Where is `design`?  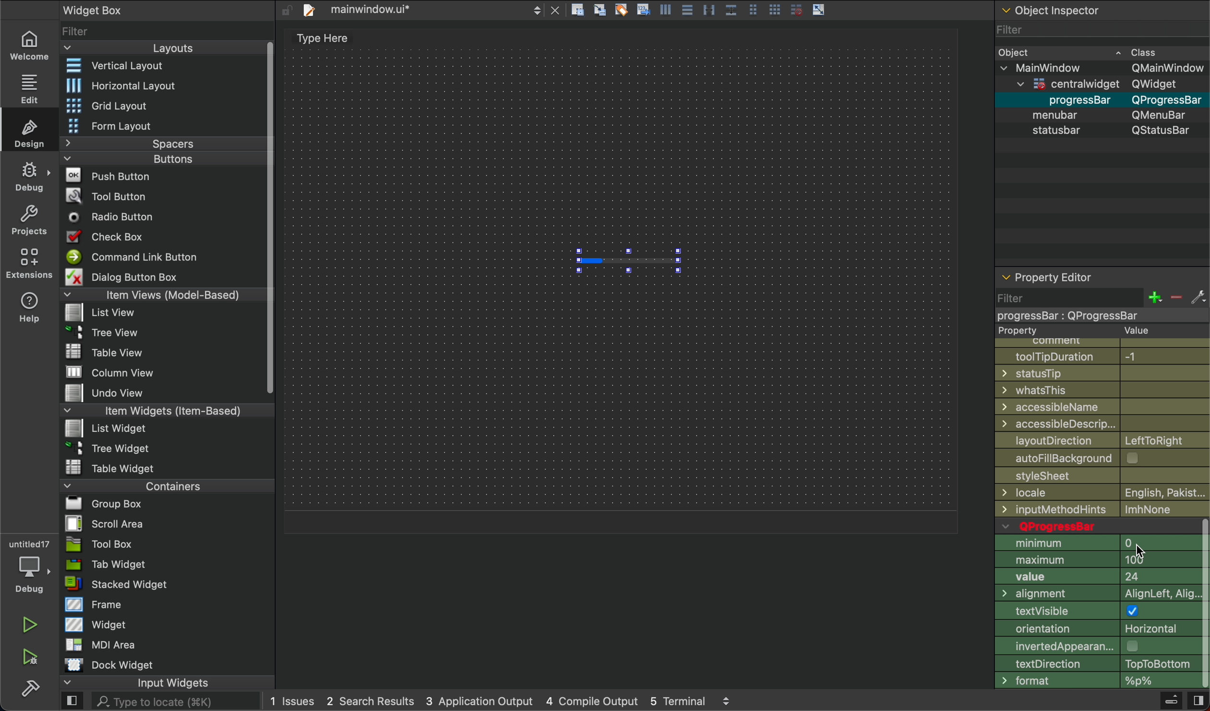 design is located at coordinates (32, 132).